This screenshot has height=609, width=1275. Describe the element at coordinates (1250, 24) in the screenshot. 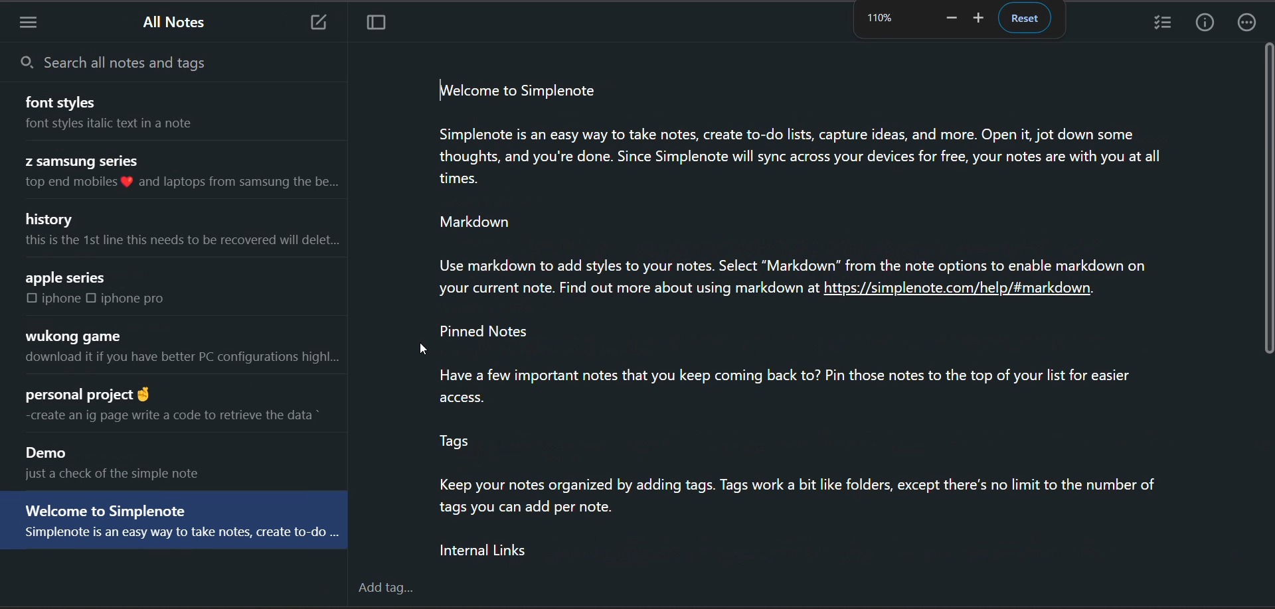

I see `actions` at that location.